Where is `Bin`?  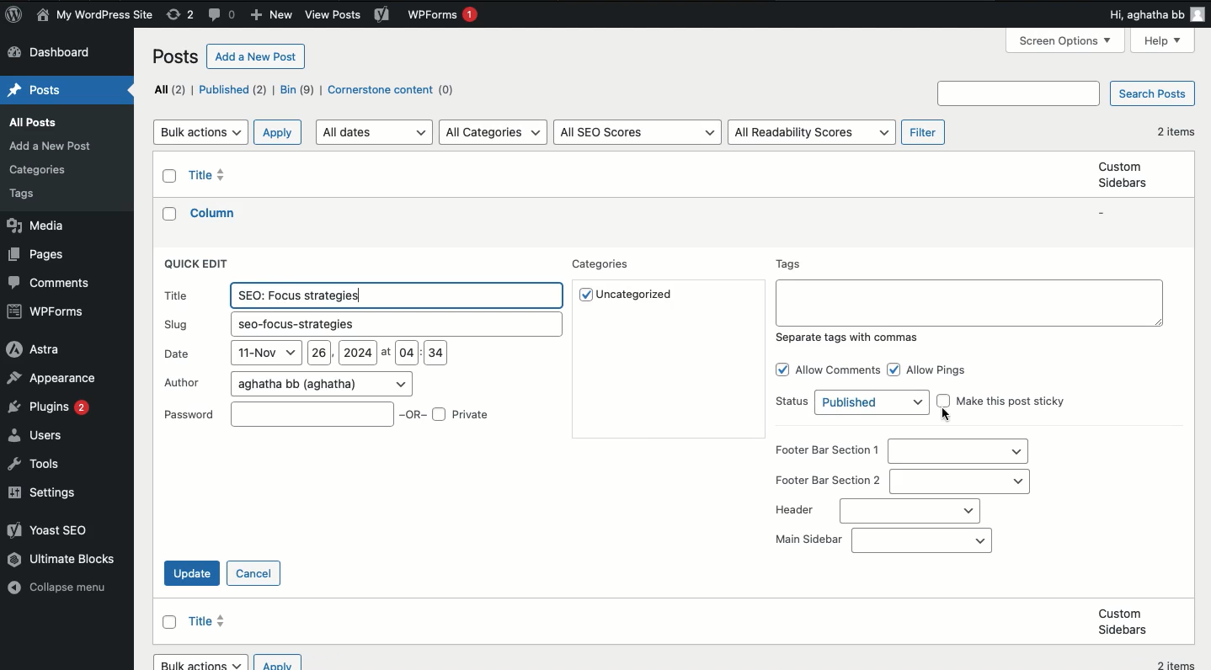 Bin is located at coordinates (297, 89).